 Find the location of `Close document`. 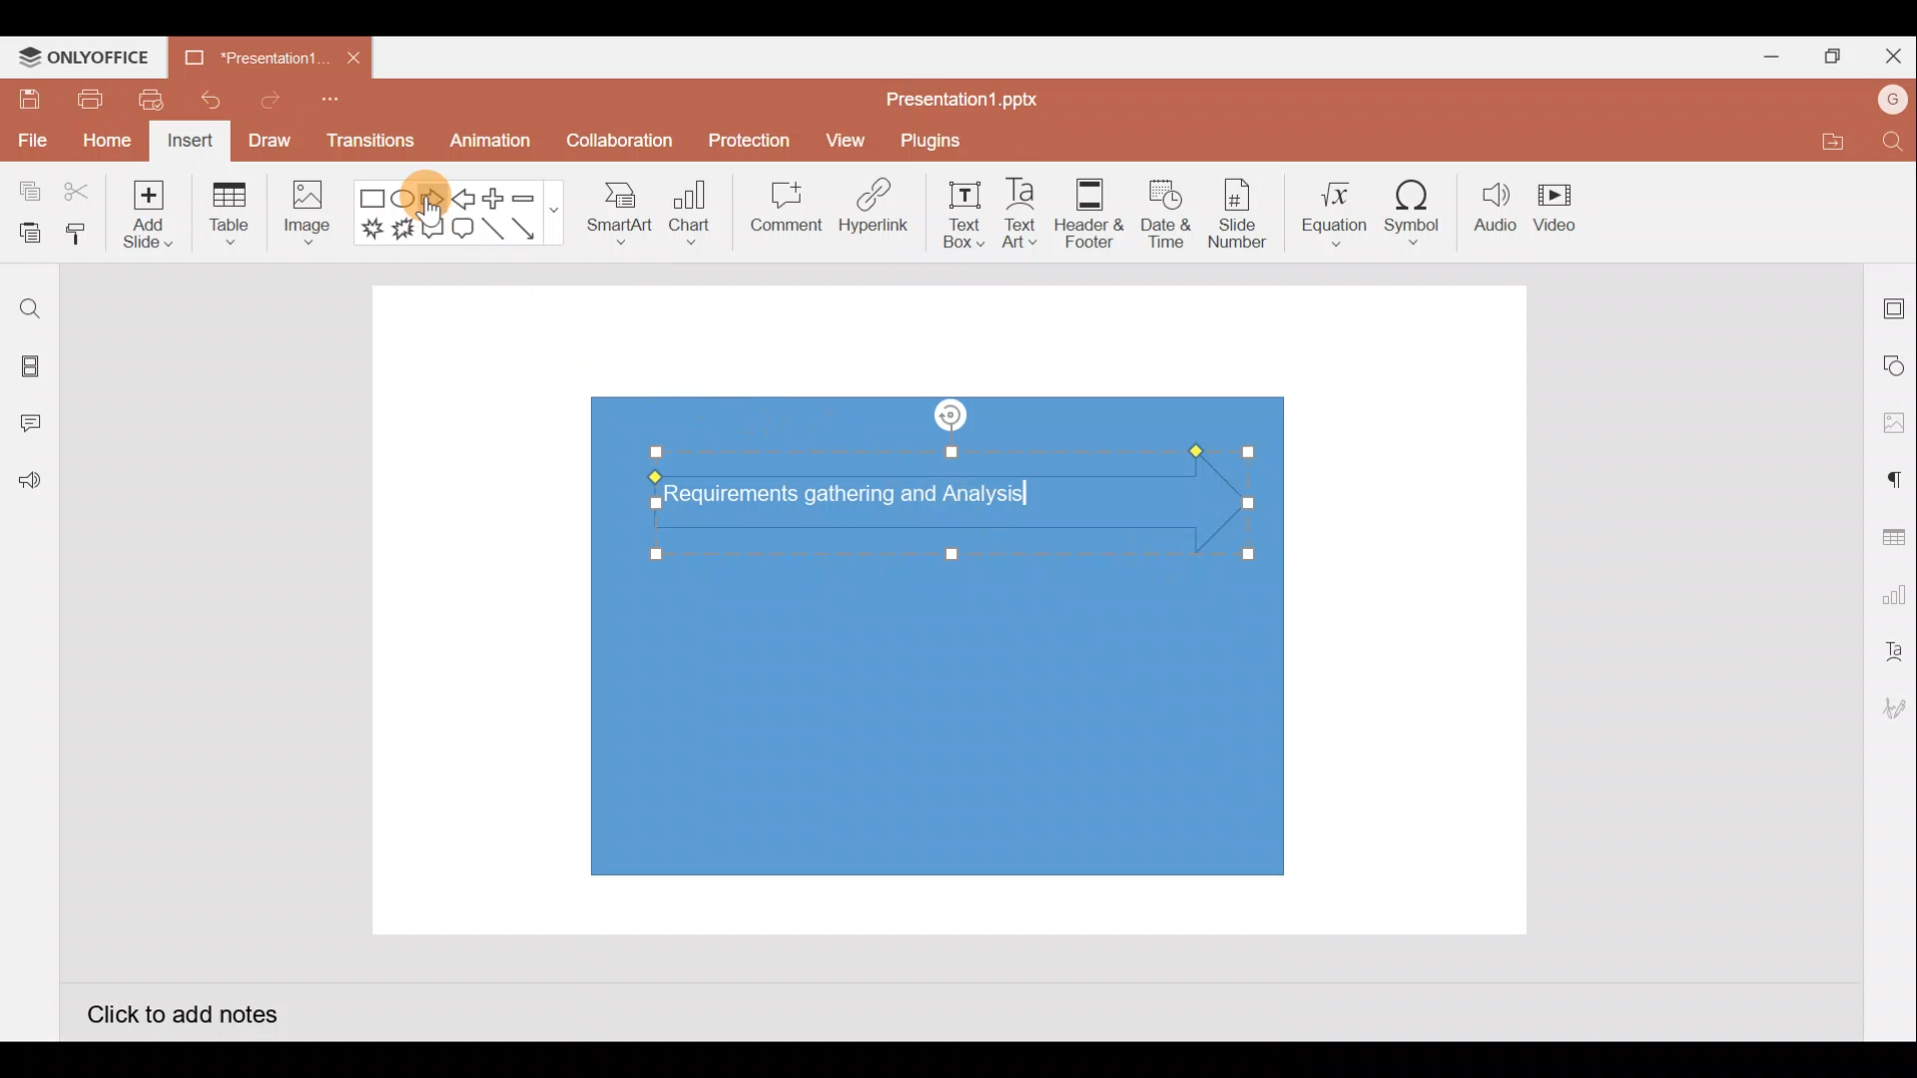

Close document is located at coordinates (353, 53).